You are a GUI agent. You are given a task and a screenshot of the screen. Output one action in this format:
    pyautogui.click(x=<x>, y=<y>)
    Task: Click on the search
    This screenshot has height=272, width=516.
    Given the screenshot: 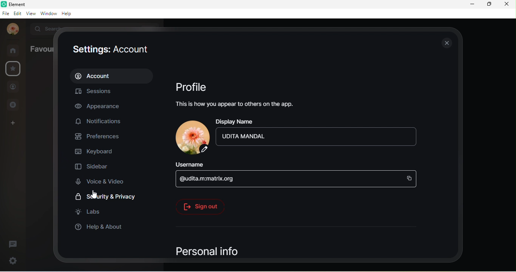 What is the action you would take?
    pyautogui.click(x=49, y=28)
    